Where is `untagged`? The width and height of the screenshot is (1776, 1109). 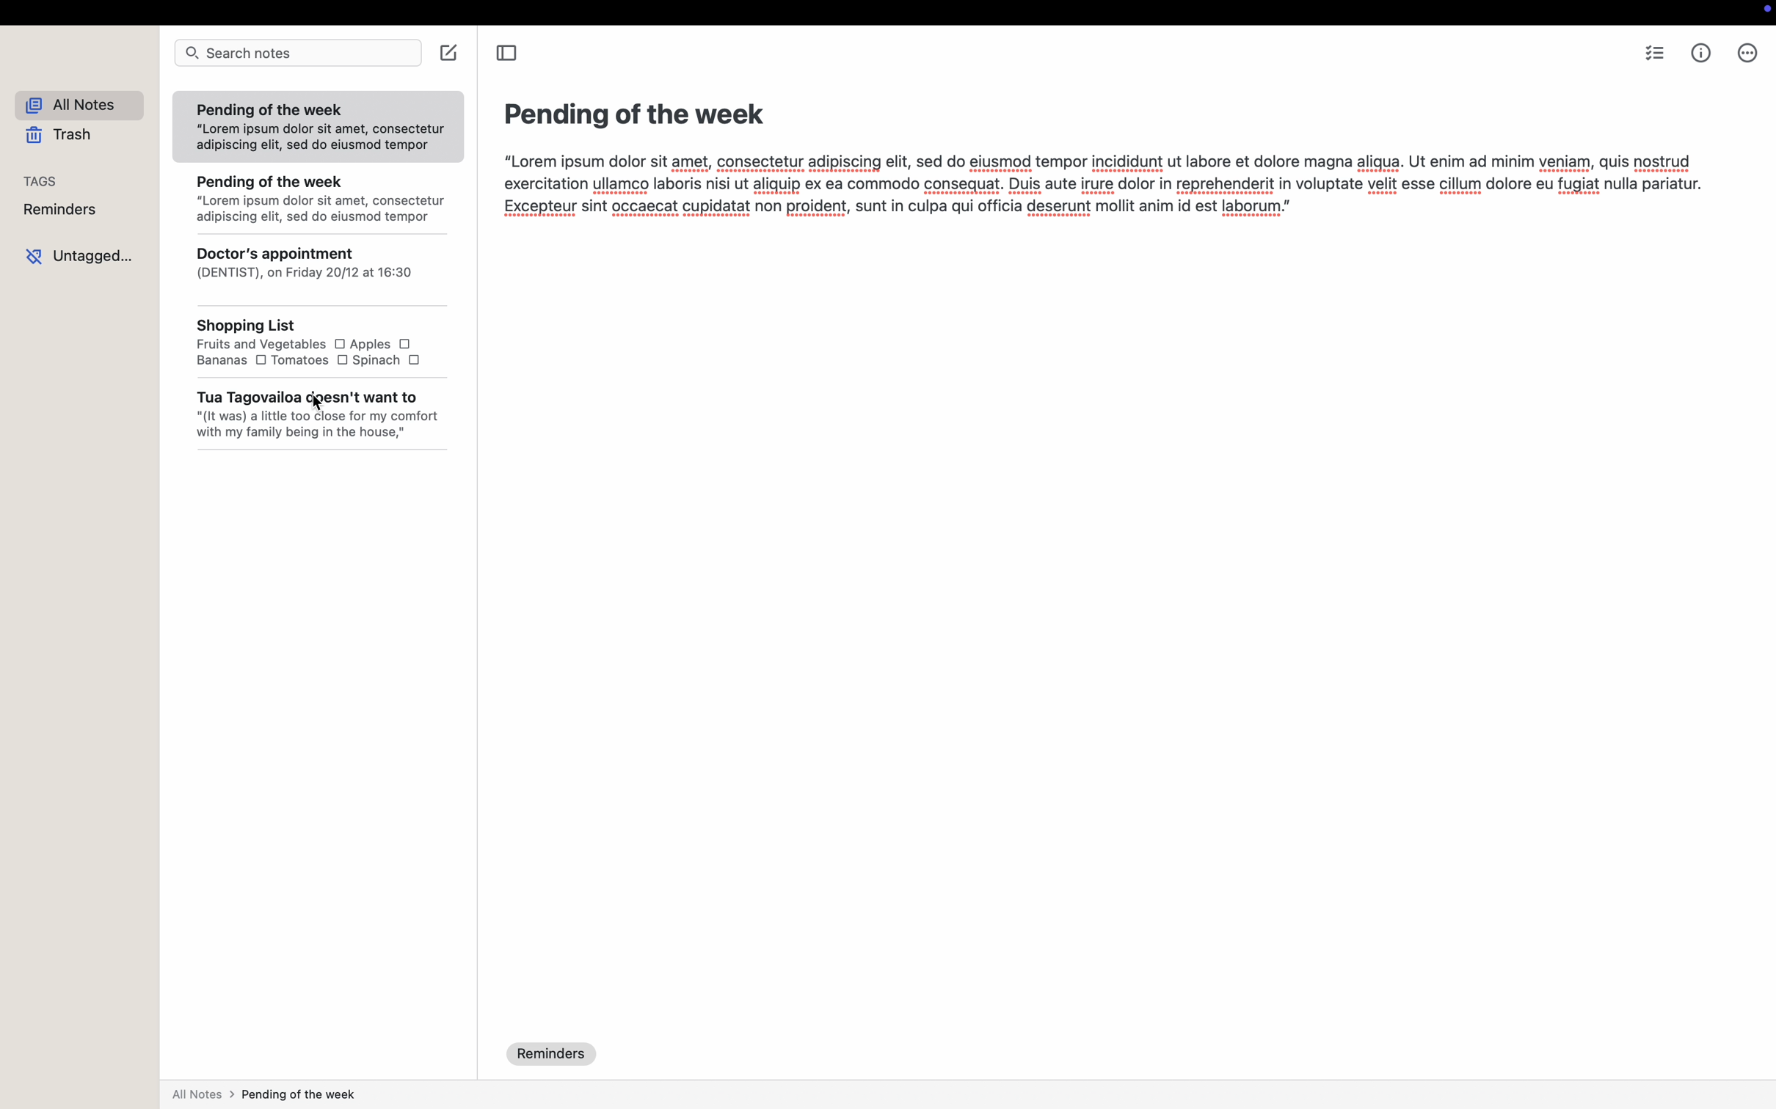 untagged is located at coordinates (76, 253).